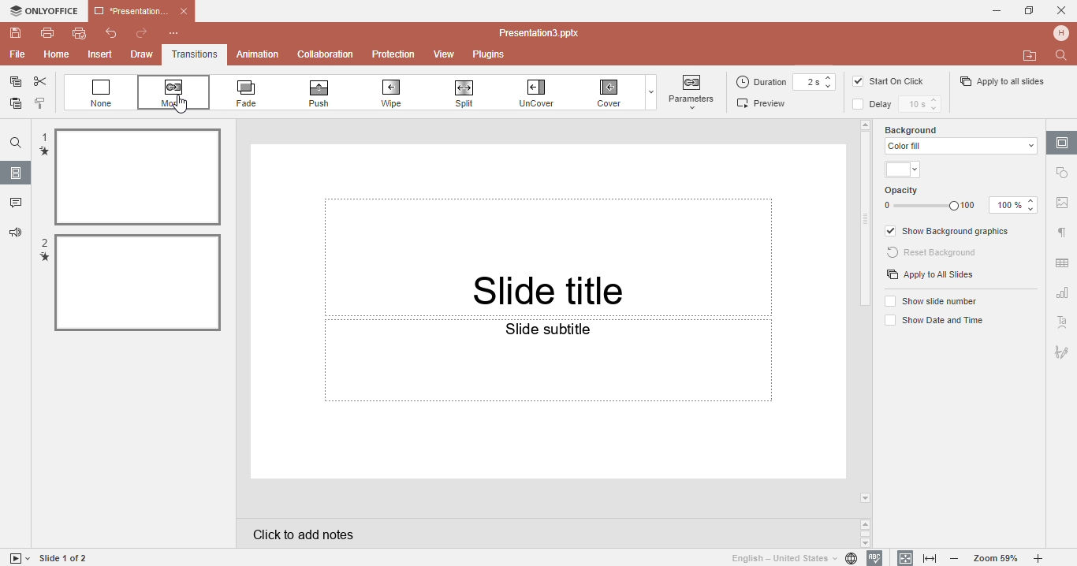  Describe the element at coordinates (788, 82) in the screenshot. I see `Duration` at that location.